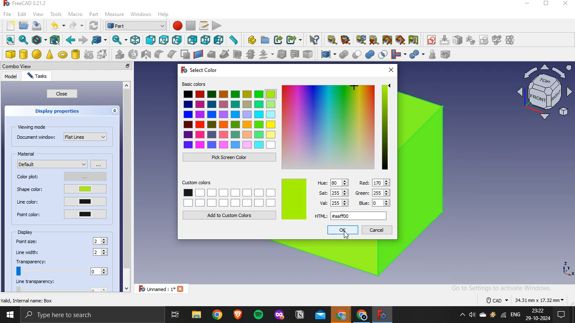 Image resolution: width=575 pixels, height=323 pixels. Describe the element at coordinates (360, 315) in the screenshot. I see `google chrome` at that location.